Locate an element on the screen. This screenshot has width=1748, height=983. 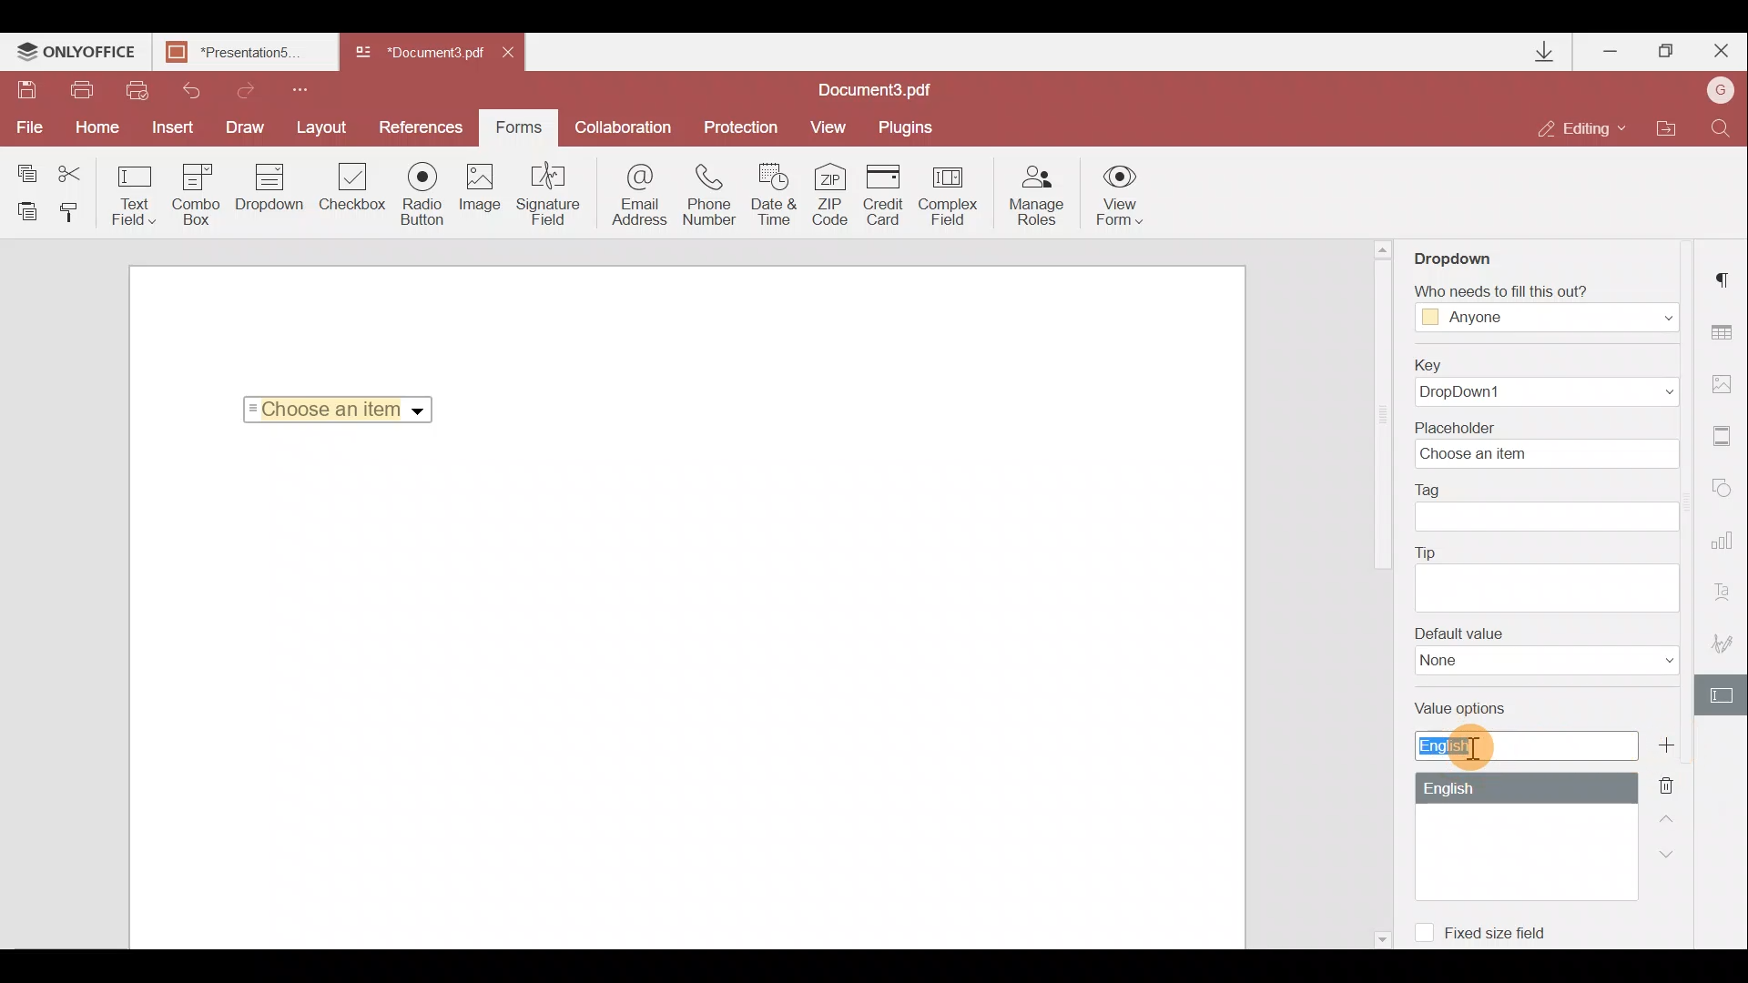
Who needs to fill this out? is located at coordinates (1546, 302).